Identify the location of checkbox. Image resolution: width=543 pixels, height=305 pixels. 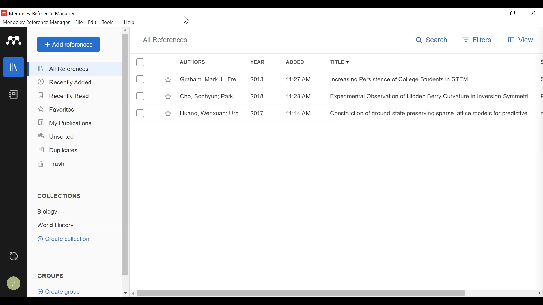
(140, 62).